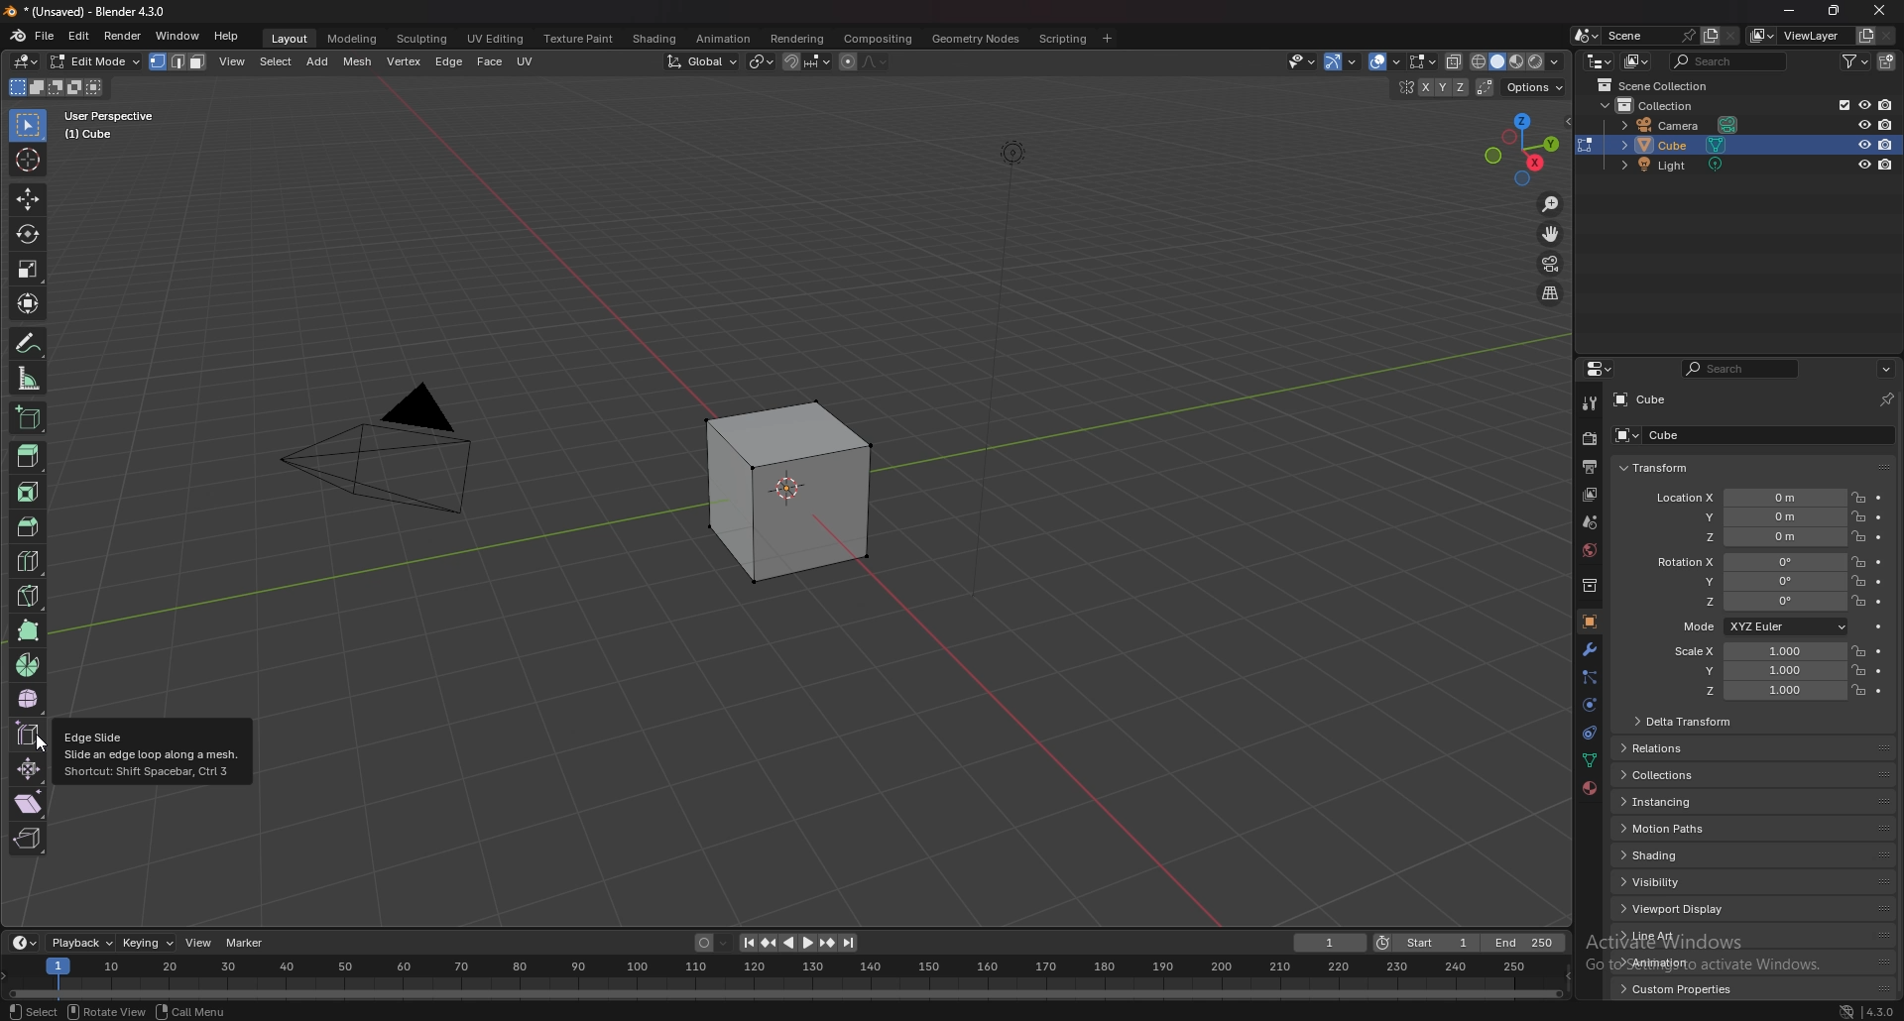  What do you see at coordinates (1753, 583) in the screenshot?
I see `rotation y` at bounding box center [1753, 583].